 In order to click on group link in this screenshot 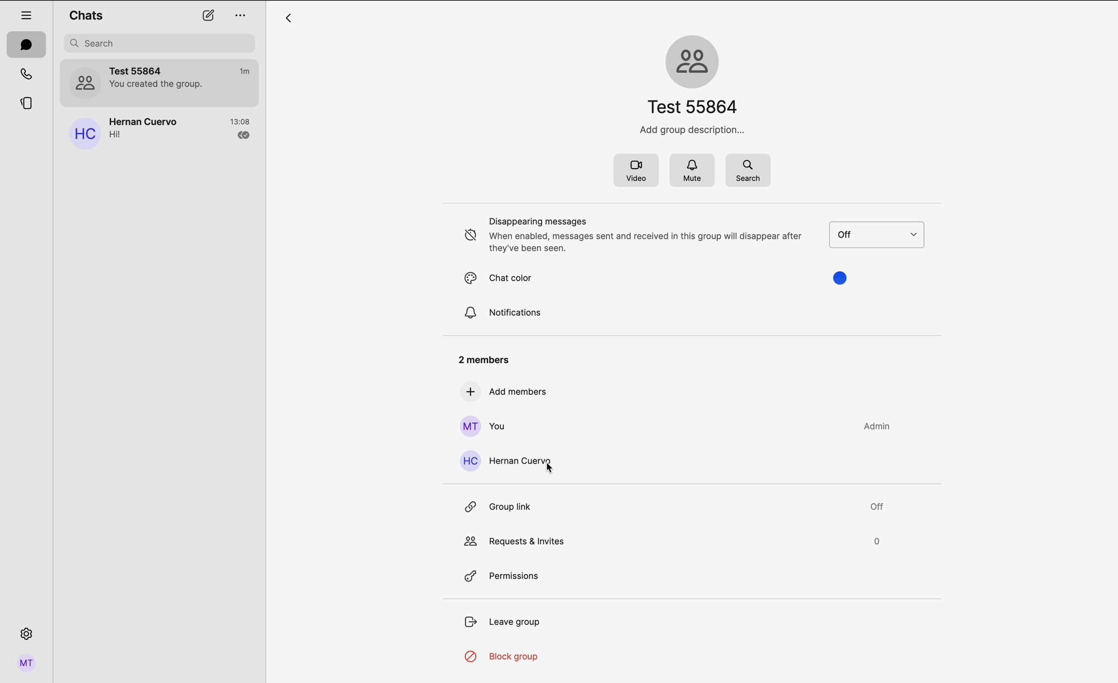, I will do `click(673, 508)`.